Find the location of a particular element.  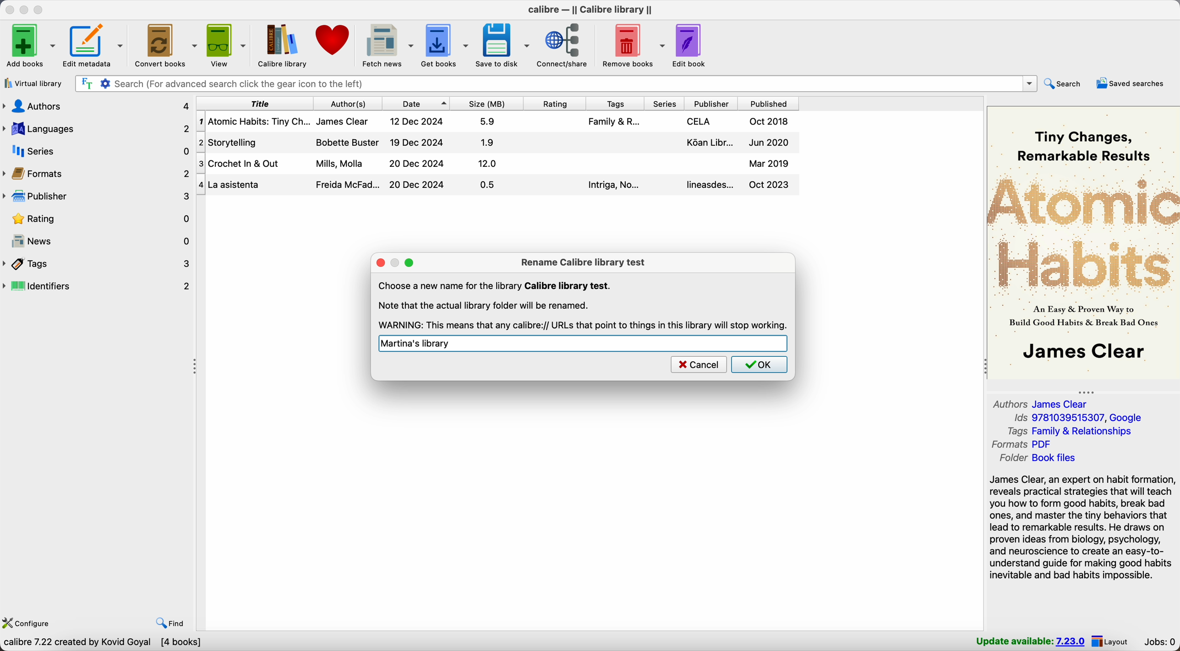

rating is located at coordinates (555, 103).